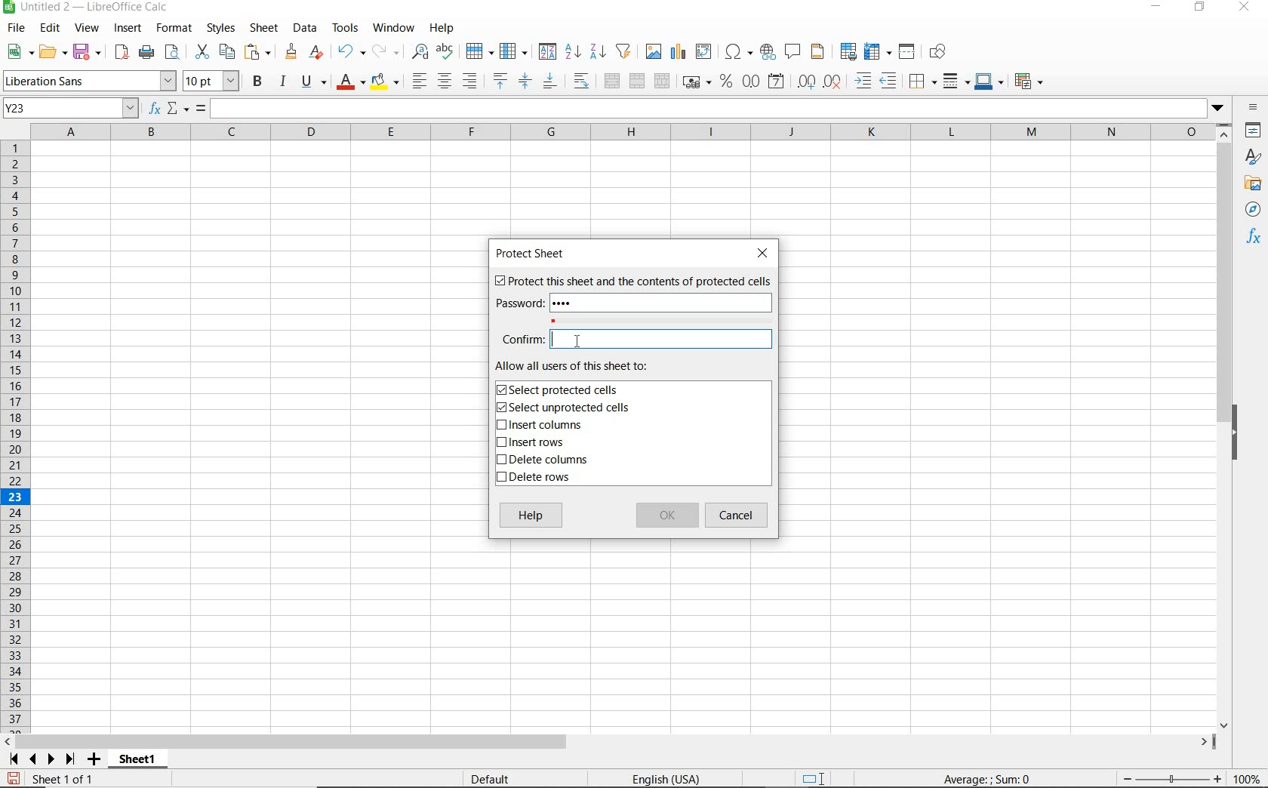 The image size is (1268, 788). What do you see at coordinates (258, 52) in the screenshot?
I see `PASTE` at bounding box center [258, 52].